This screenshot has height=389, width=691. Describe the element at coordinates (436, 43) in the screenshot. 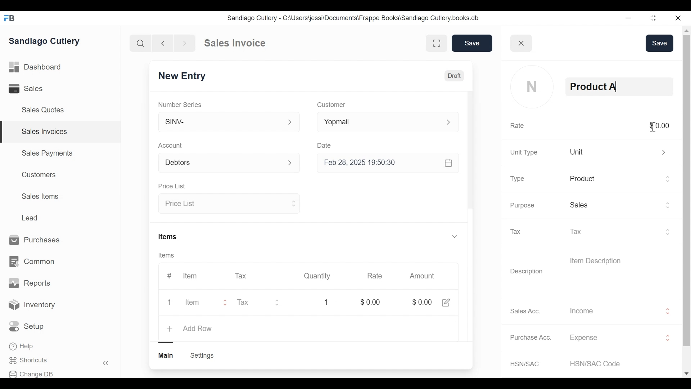

I see `fullscreen` at that location.